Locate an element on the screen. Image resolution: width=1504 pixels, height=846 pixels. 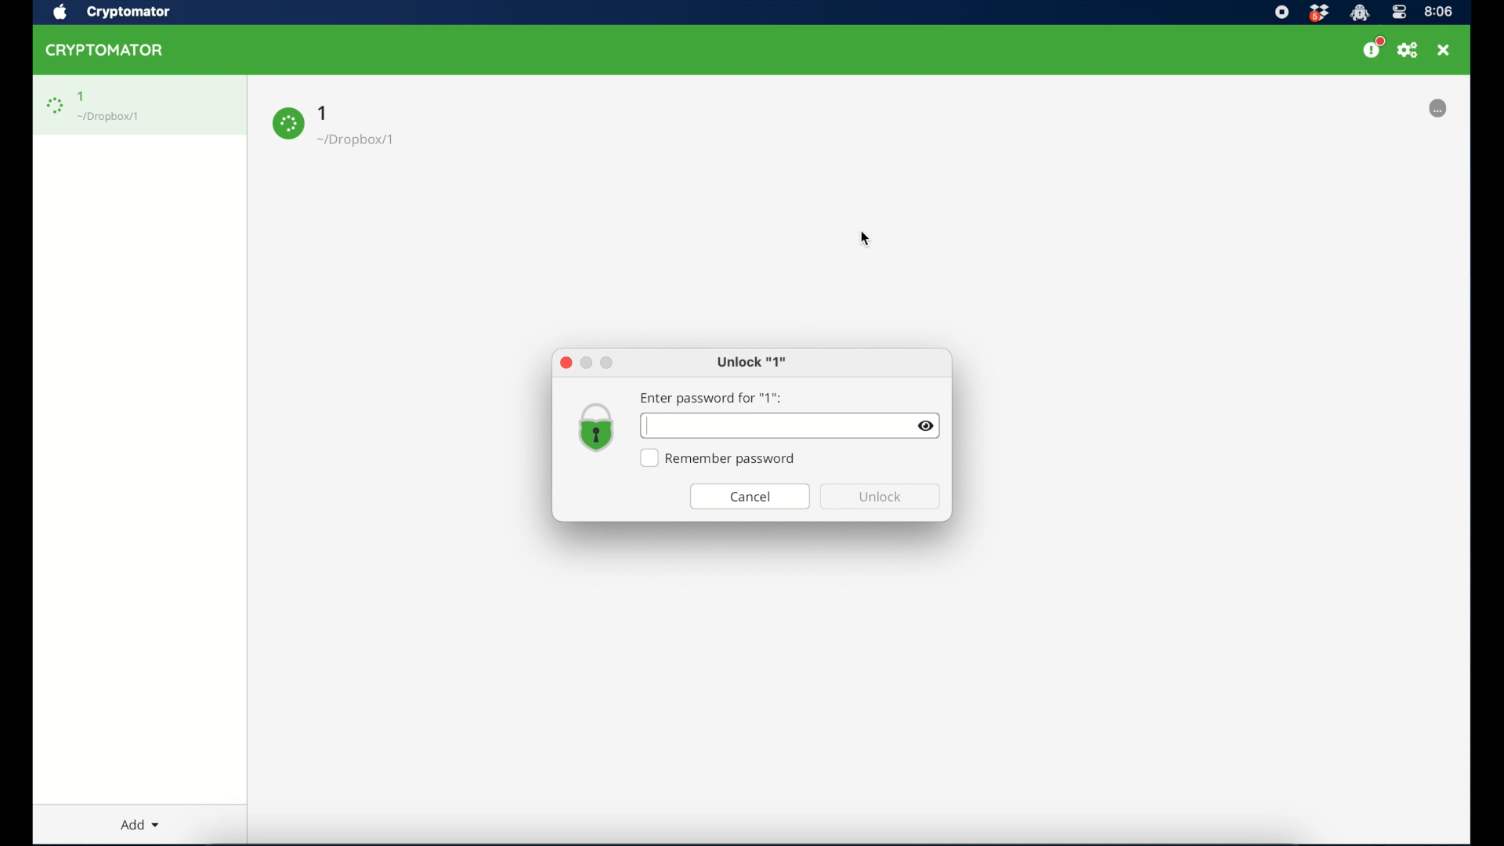
crytptomator is located at coordinates (1359, 13).